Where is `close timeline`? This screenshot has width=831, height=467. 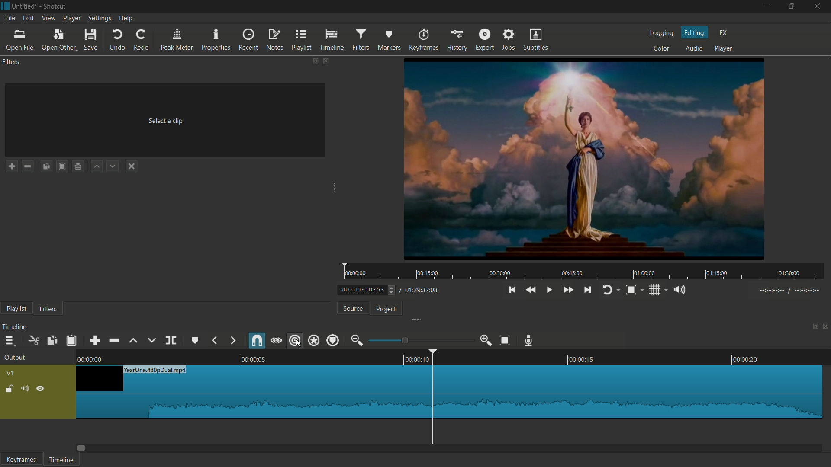
close timeline is located at coordinates (826, 326).